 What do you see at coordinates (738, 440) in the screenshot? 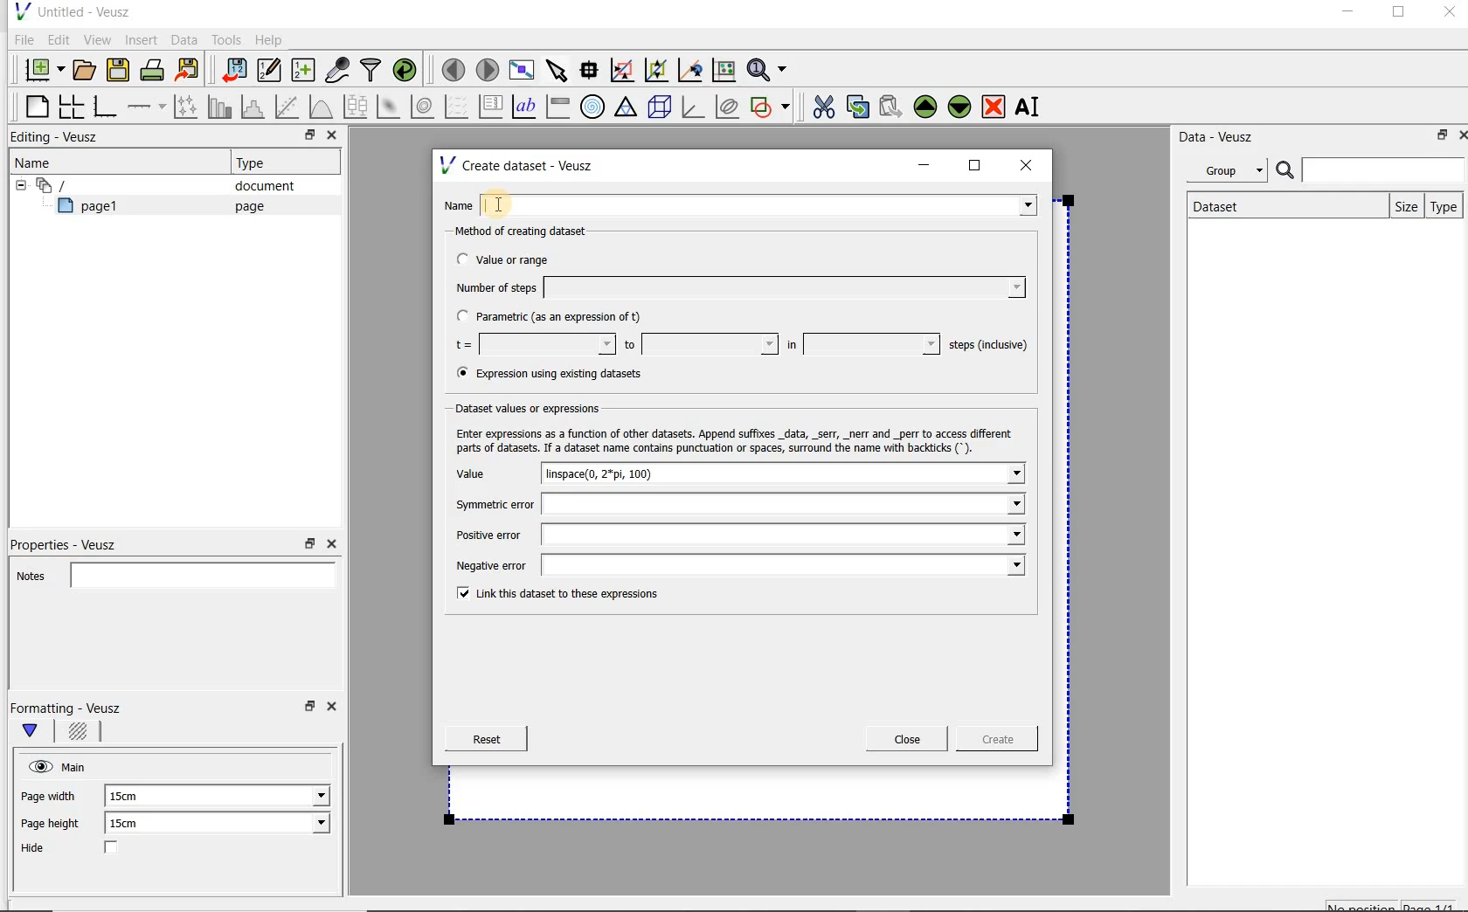
I see `Enter expressions as a function of other datasets. Append suffixes _data, _serr, _nerr and _perr to access different
parts of datasets. If a dataset name contains punctuation or spaces, surround the name with backticks (*).` at bounding box center [738, 440].